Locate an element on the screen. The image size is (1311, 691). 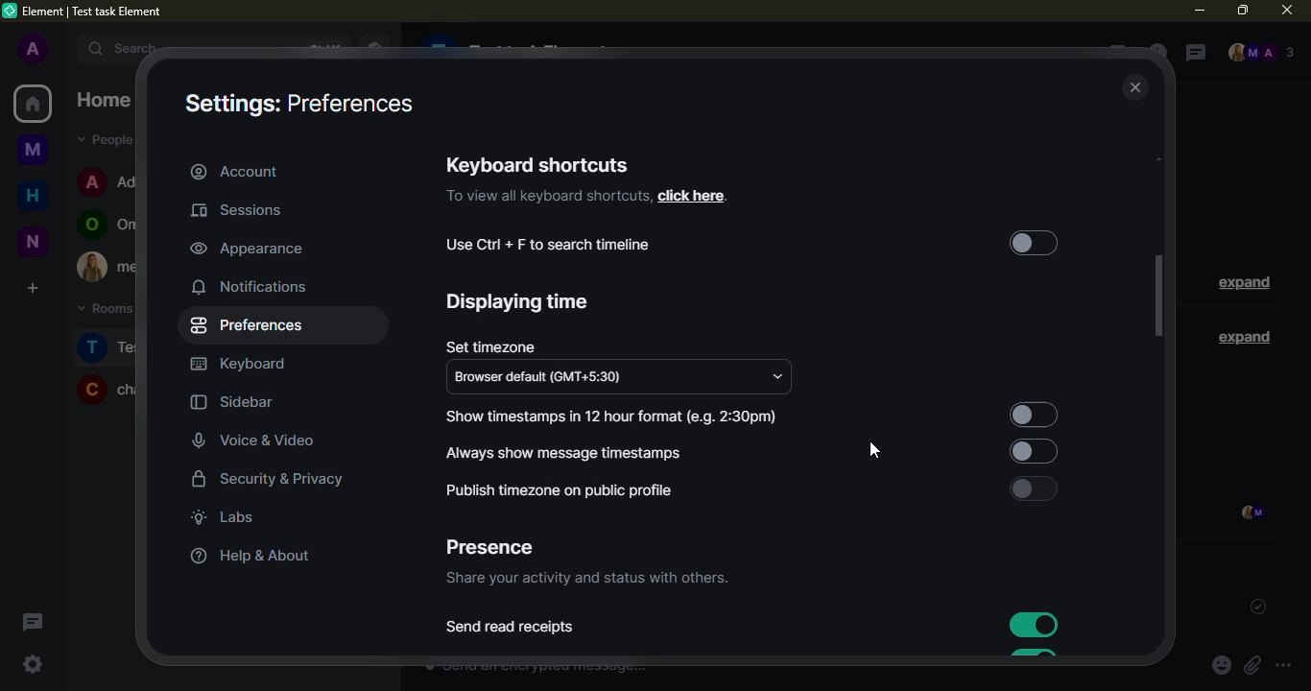
preferences is located at coordinates (250, 325).